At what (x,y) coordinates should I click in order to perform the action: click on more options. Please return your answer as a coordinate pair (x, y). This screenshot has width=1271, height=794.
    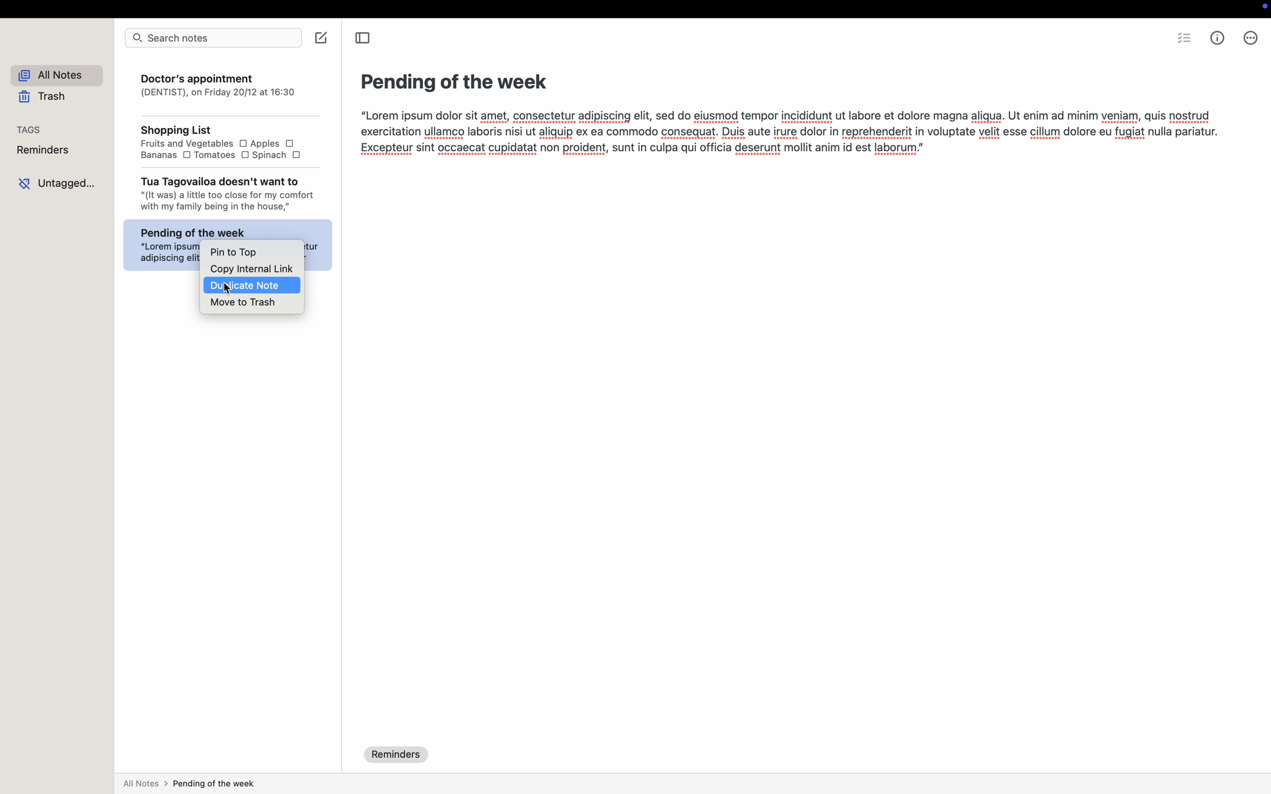
    Looking at the image, I should click on (1251, 39).